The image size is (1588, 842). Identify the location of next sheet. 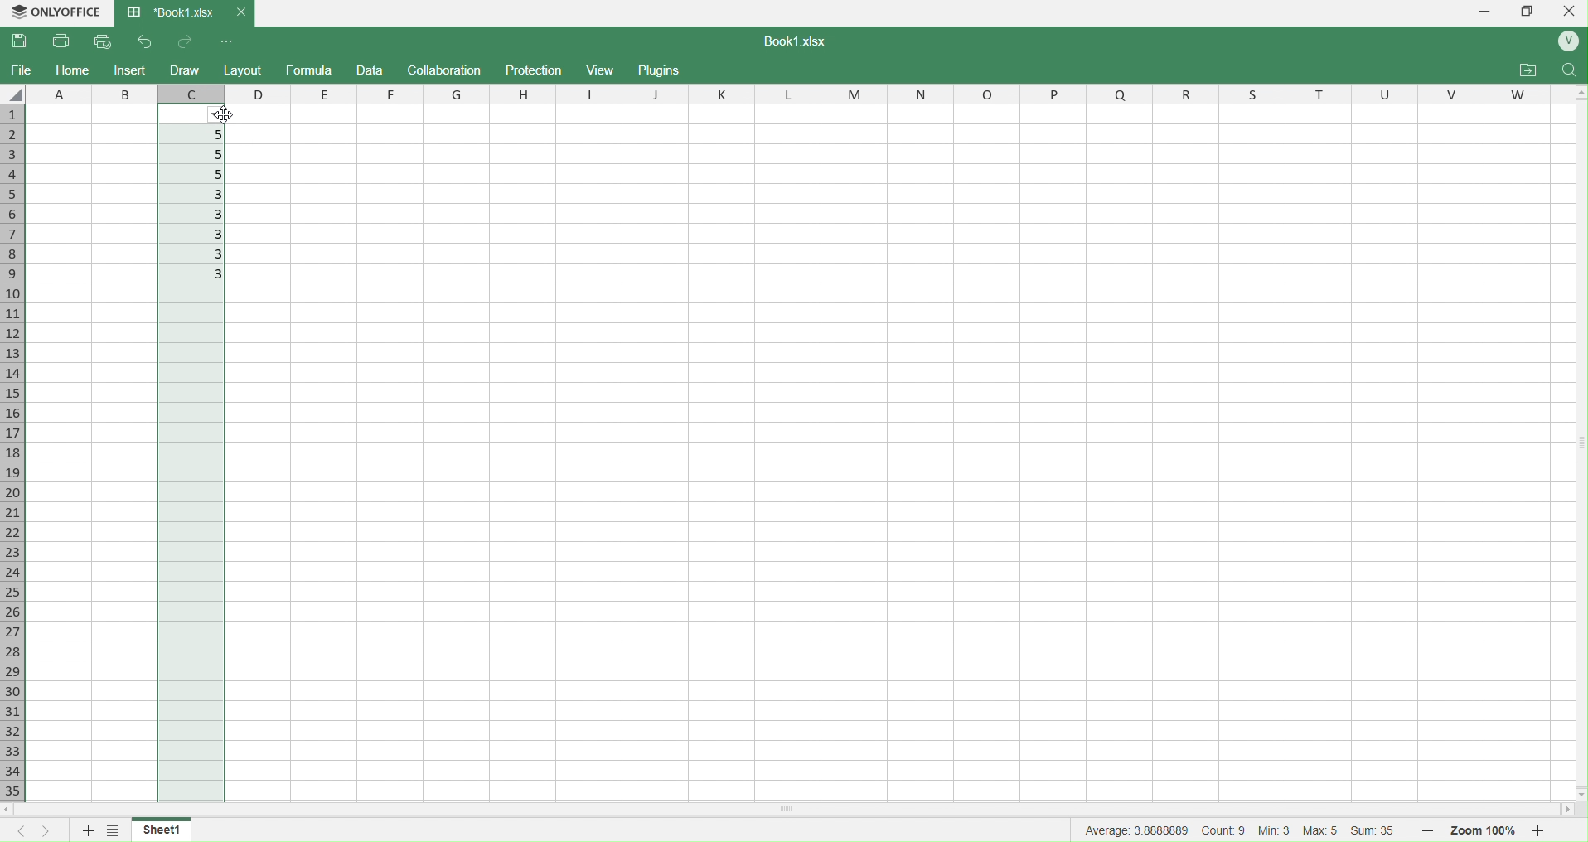
(51, 831).